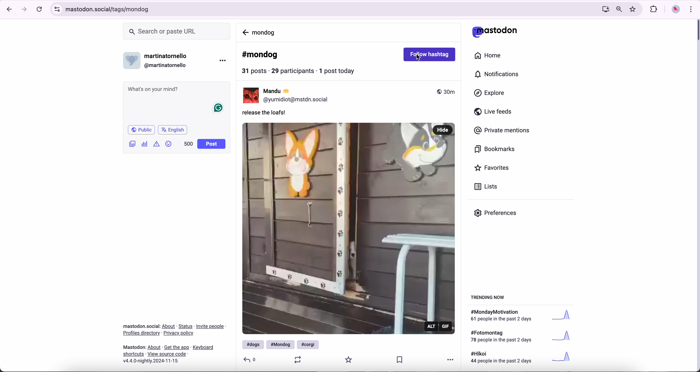 Image resolution: width=700 pixels, height=372 pixels. I want to click on #corgi, so click(309, 344).